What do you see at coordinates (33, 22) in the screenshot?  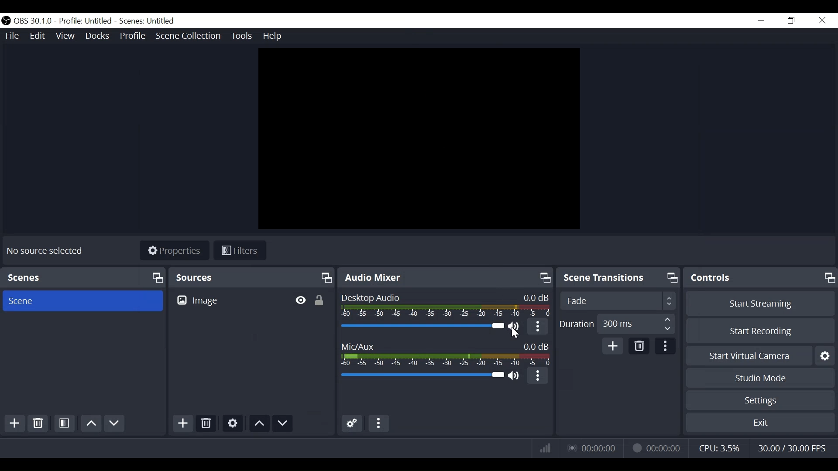 I see `OBS Version` at bounding box center [33, 22].